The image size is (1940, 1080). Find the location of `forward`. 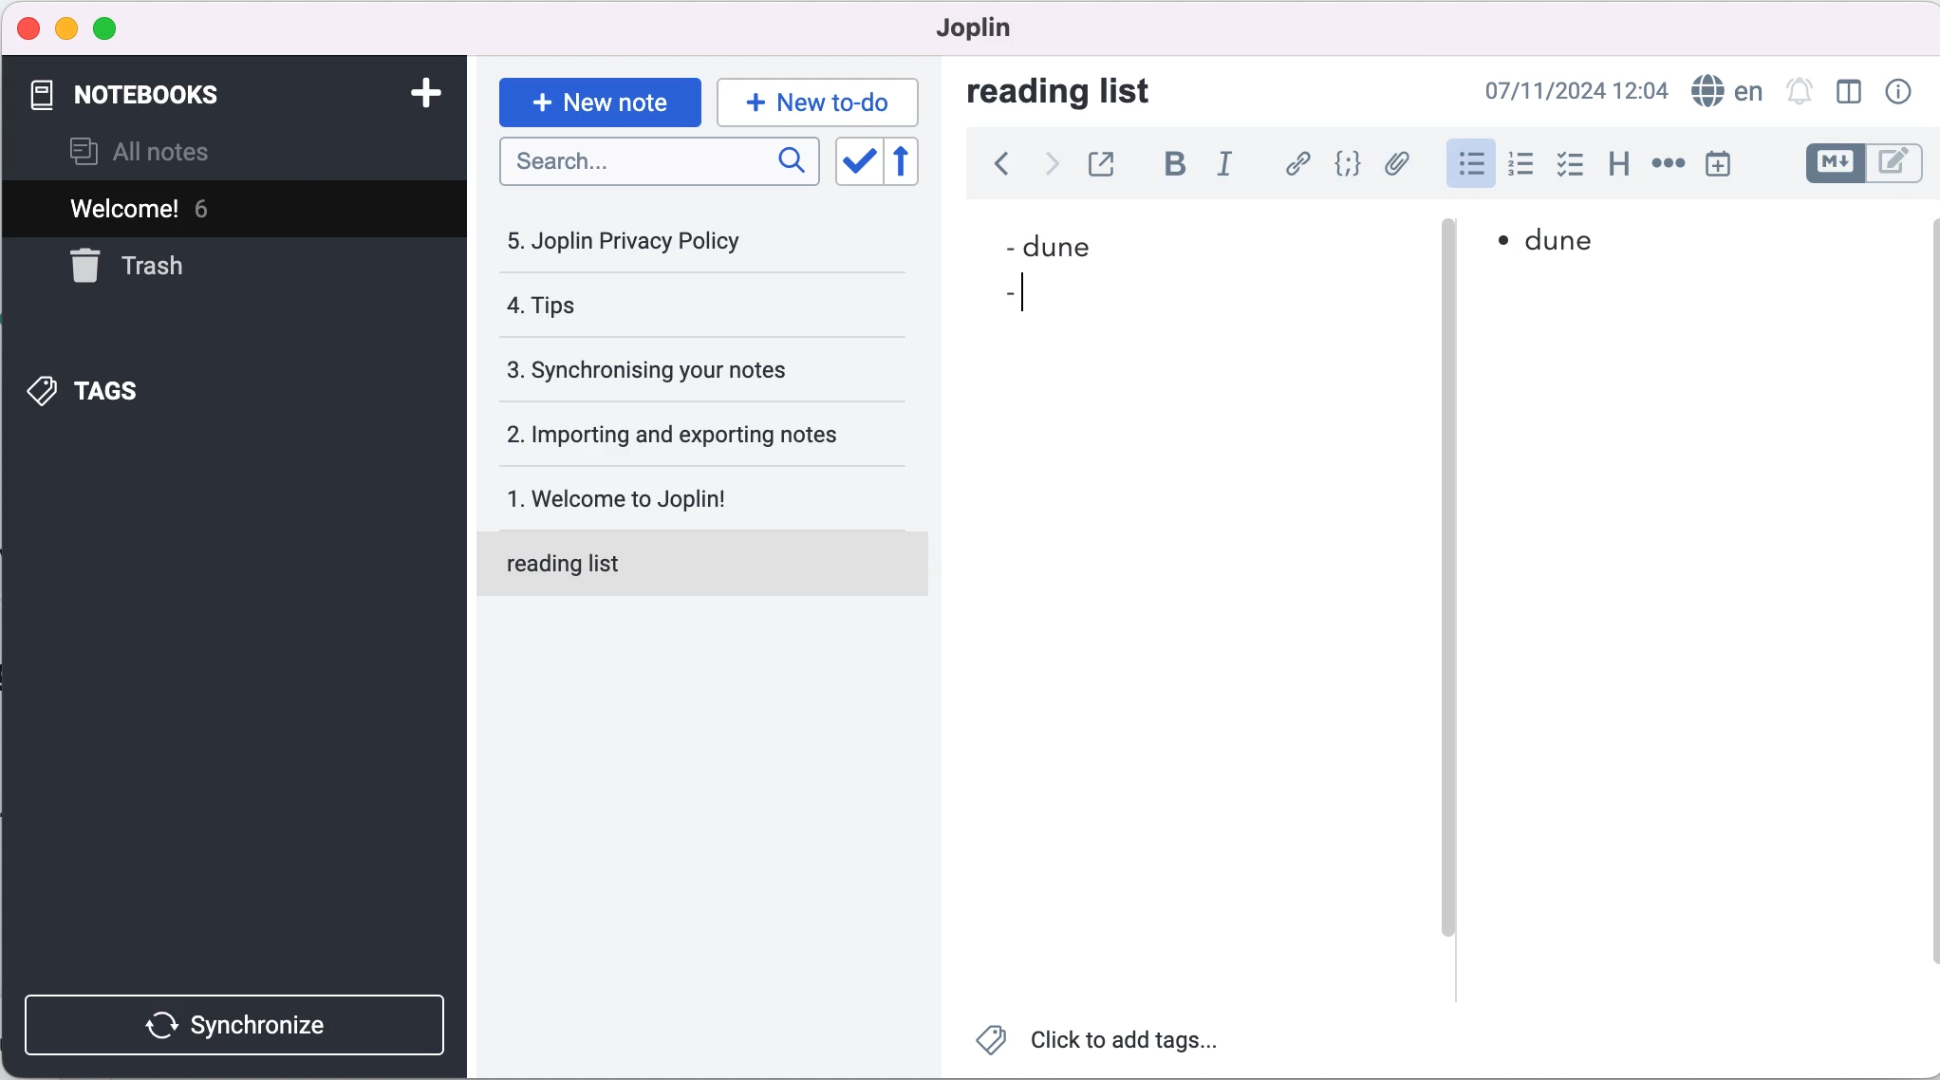

forward is located at coordinates (1053, 163).